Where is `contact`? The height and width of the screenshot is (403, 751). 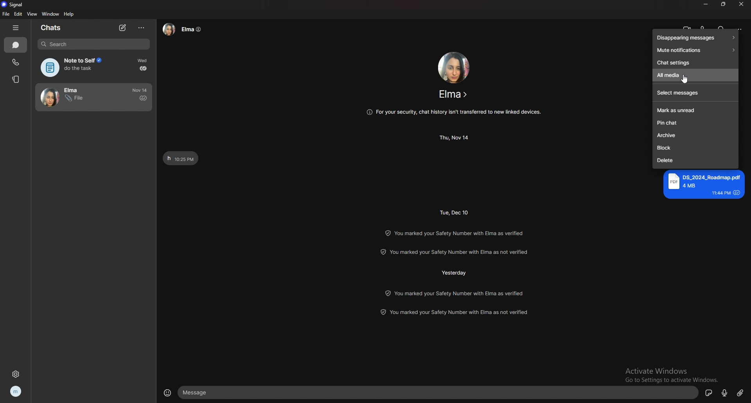
contact is located at coordinates (77, 97).